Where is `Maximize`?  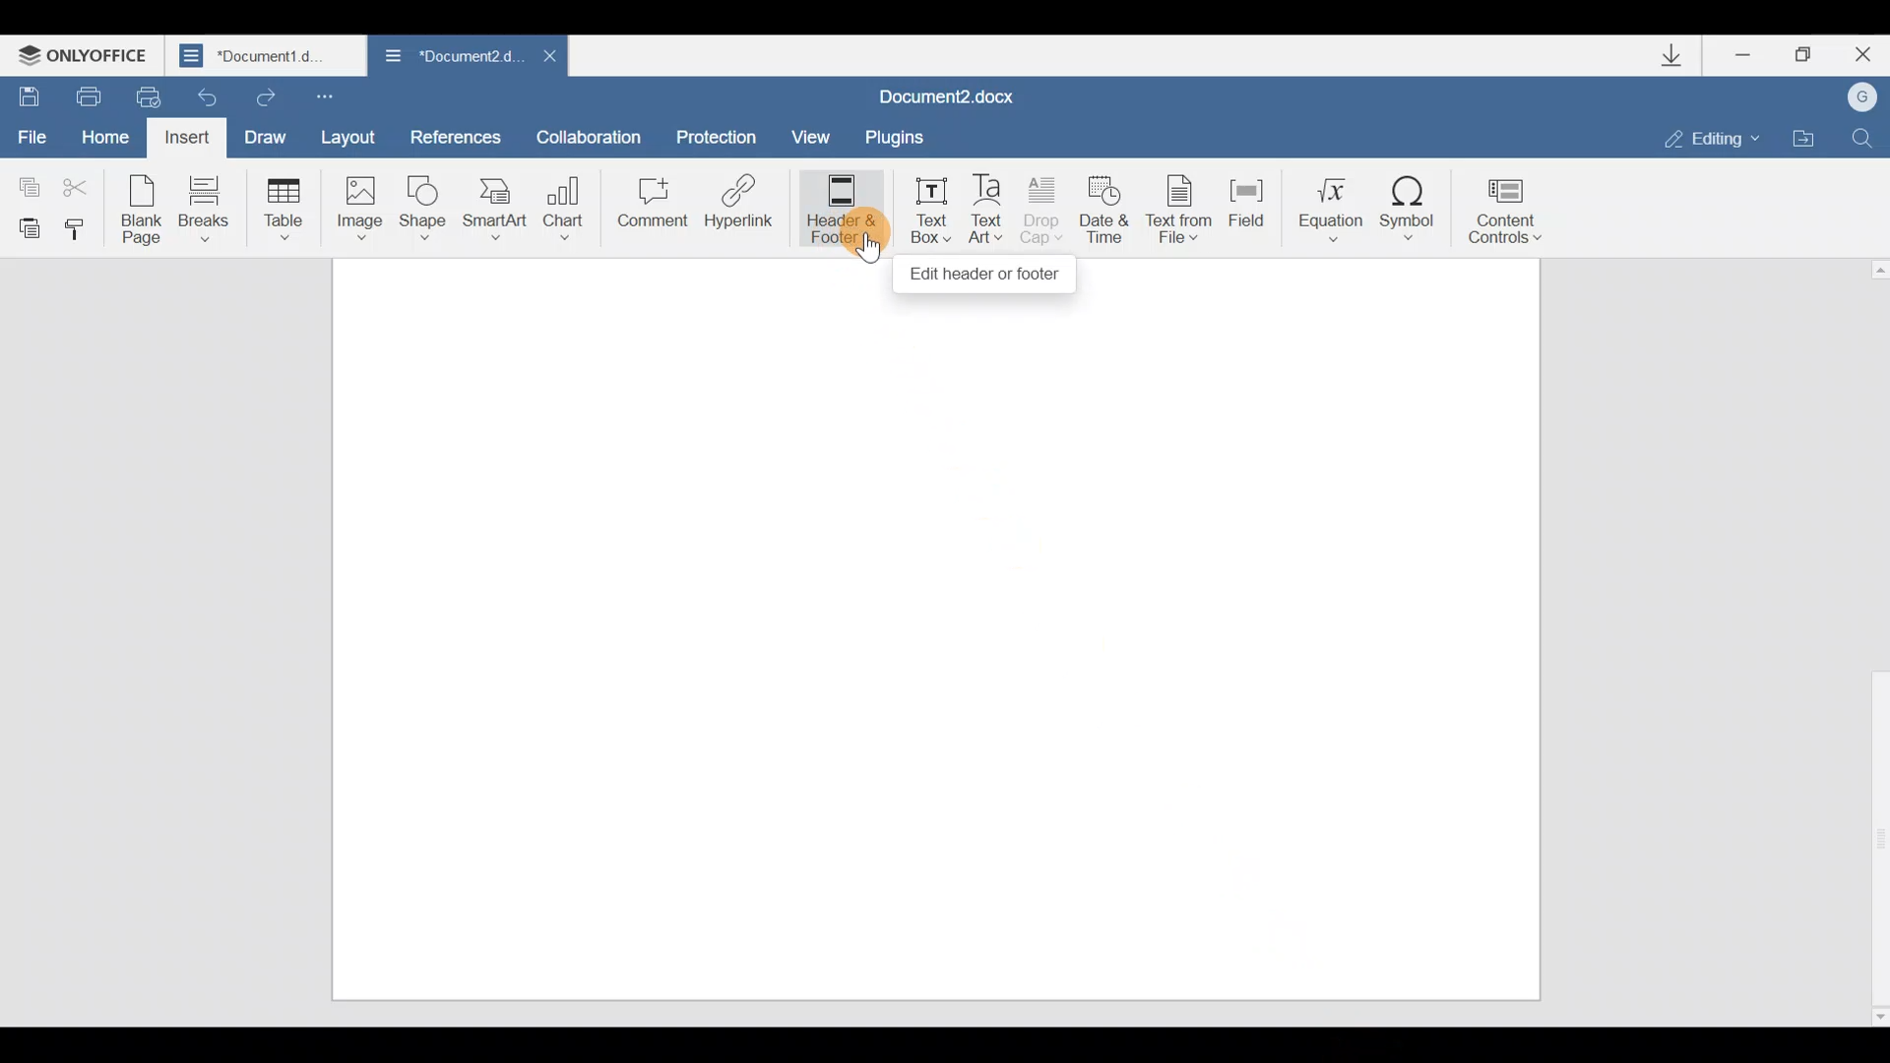 Maximize is located at coordinates (1800, 52).